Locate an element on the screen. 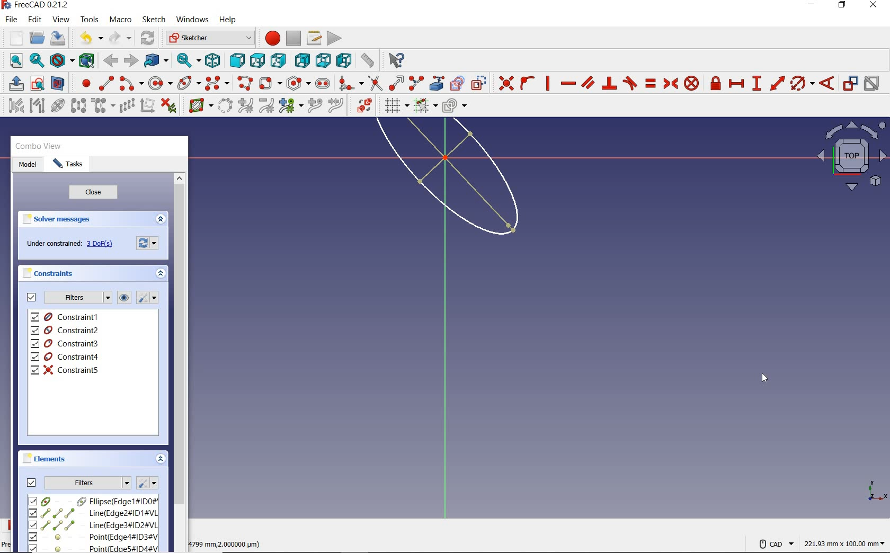 The width and height of the screenshot is (890, 553). constraint5 is located at coordinates (65, 370).